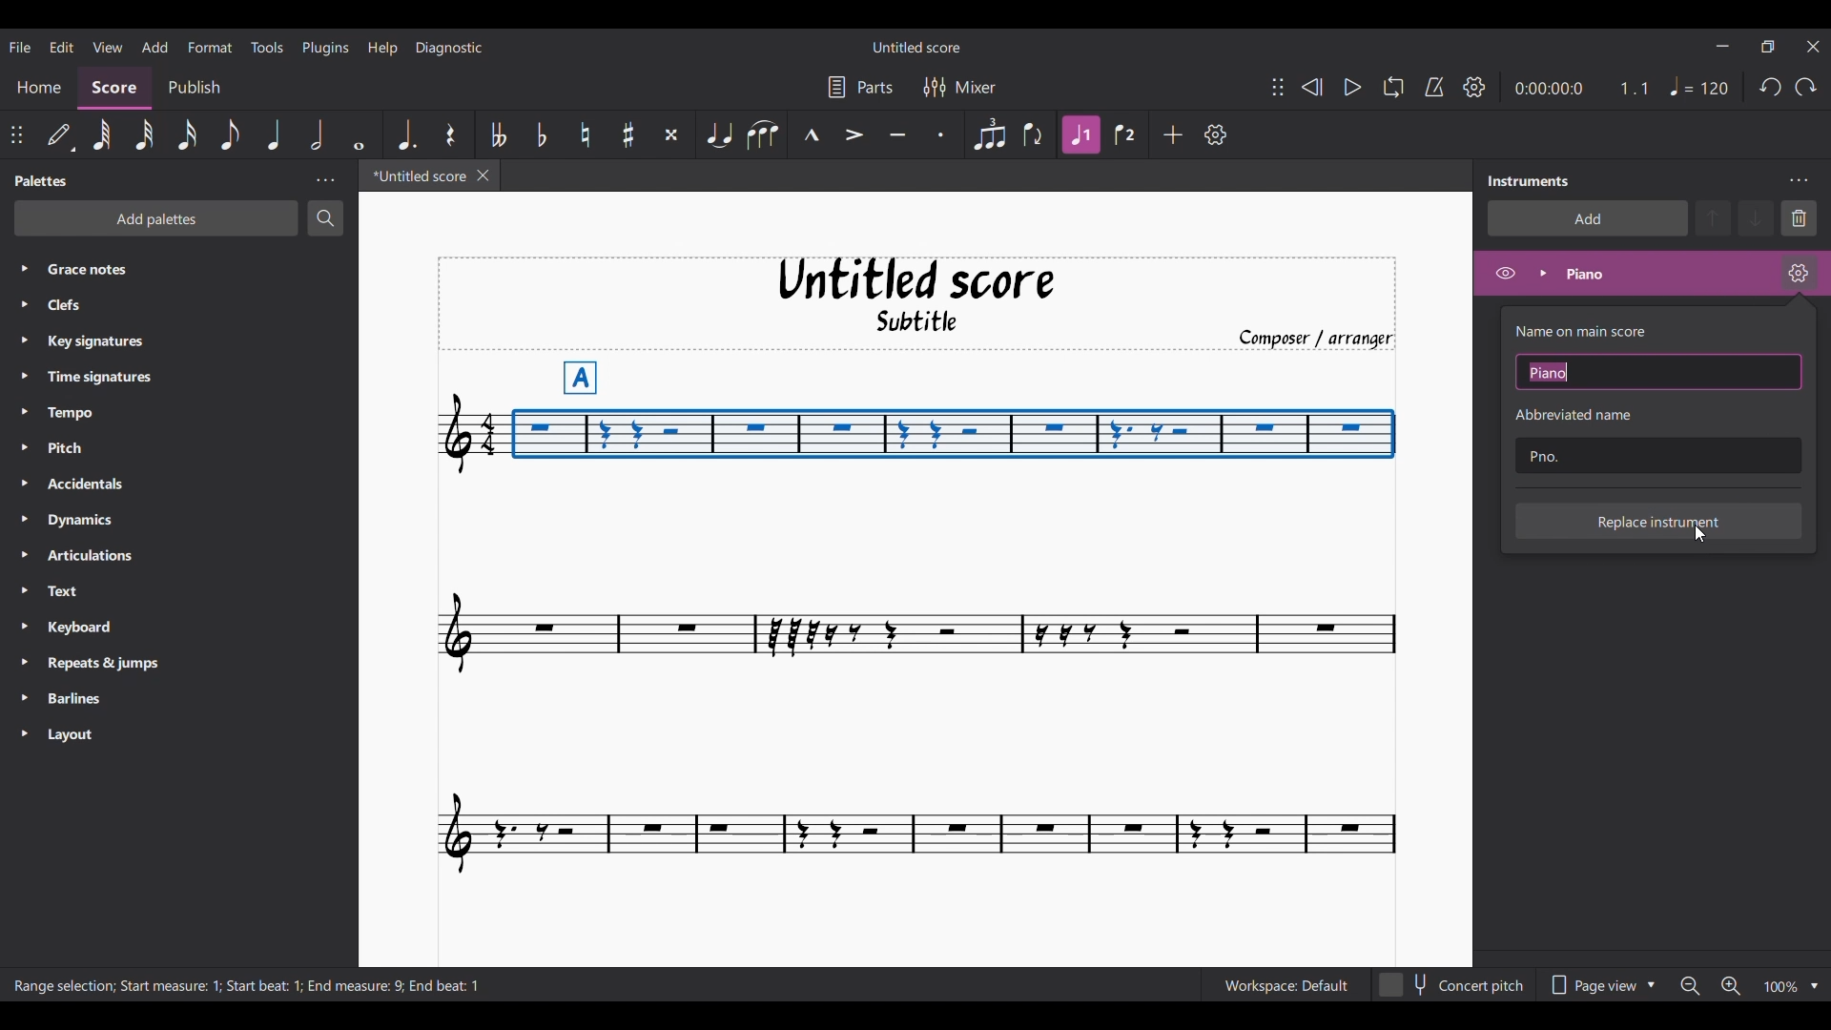  What do you see at coordinates (15, 134) in the screenshot?
I see `Change position of toolbar attached` at bounding box center [15, 134].